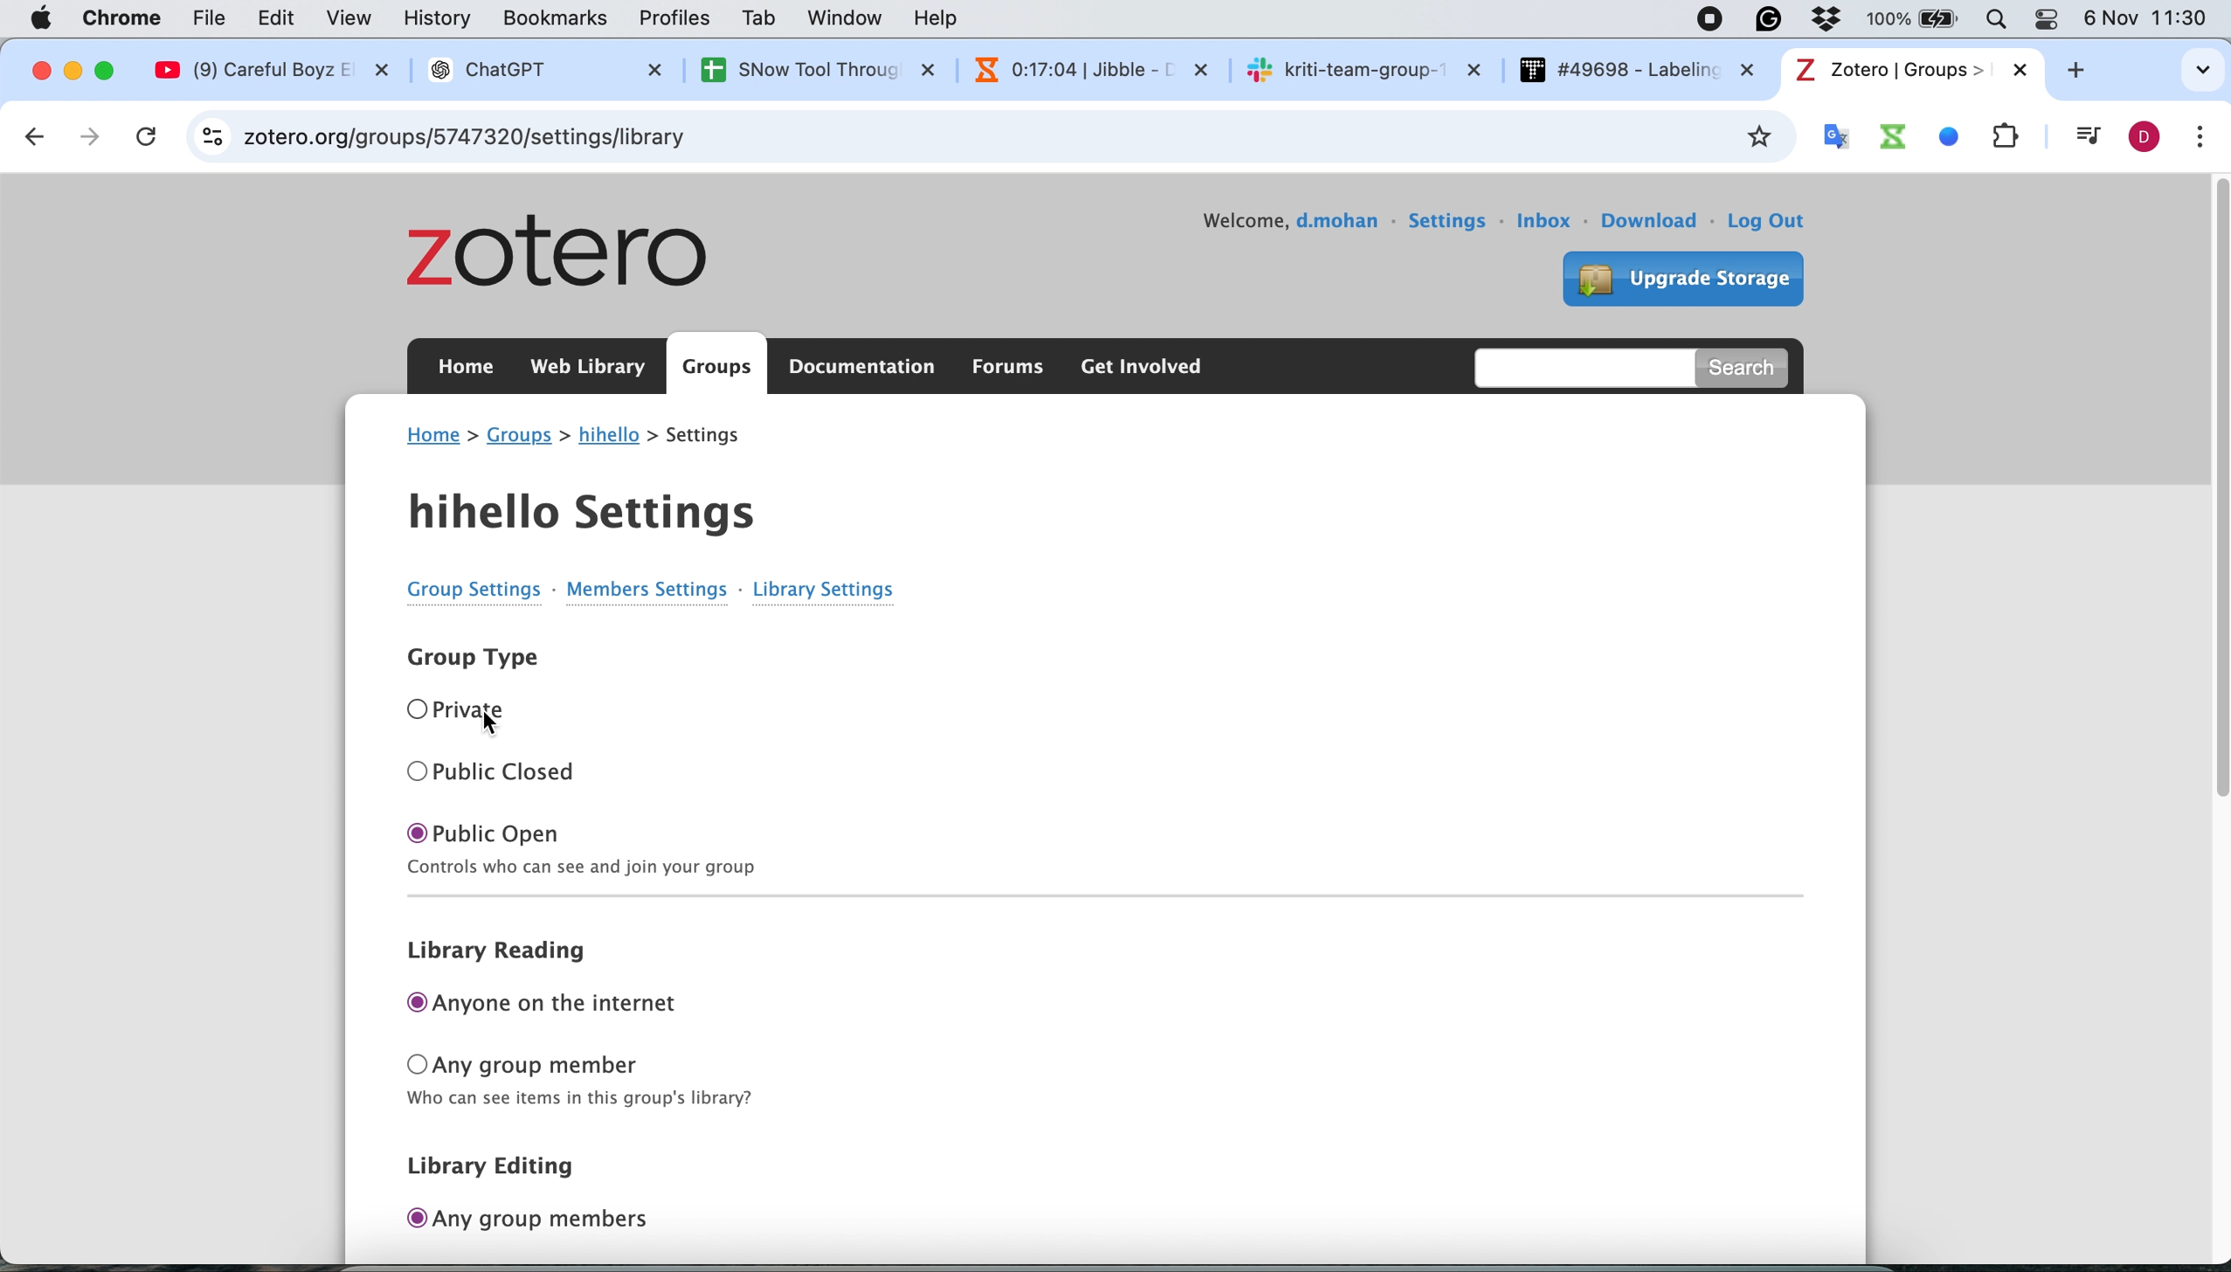 Image resolution: width=2231 pixels, height=1272 pixels. What do you see at coordinates (944, 17) in the screenshot?
I see `help` at bounding box center [944, 17].